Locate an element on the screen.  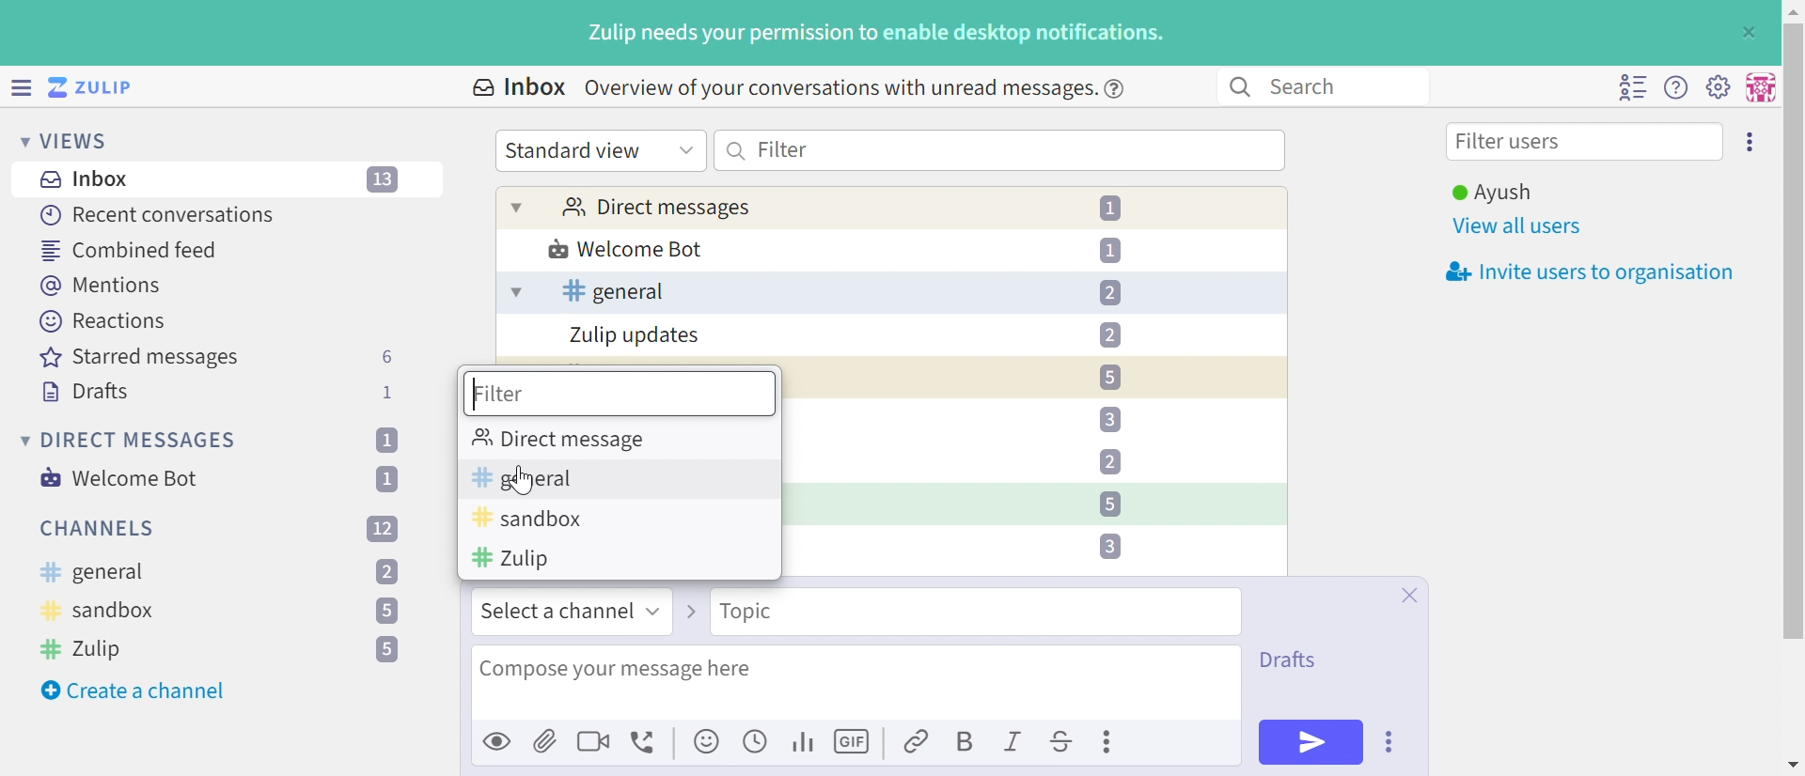
Welcome Bot is located at coordinates (121, 478).